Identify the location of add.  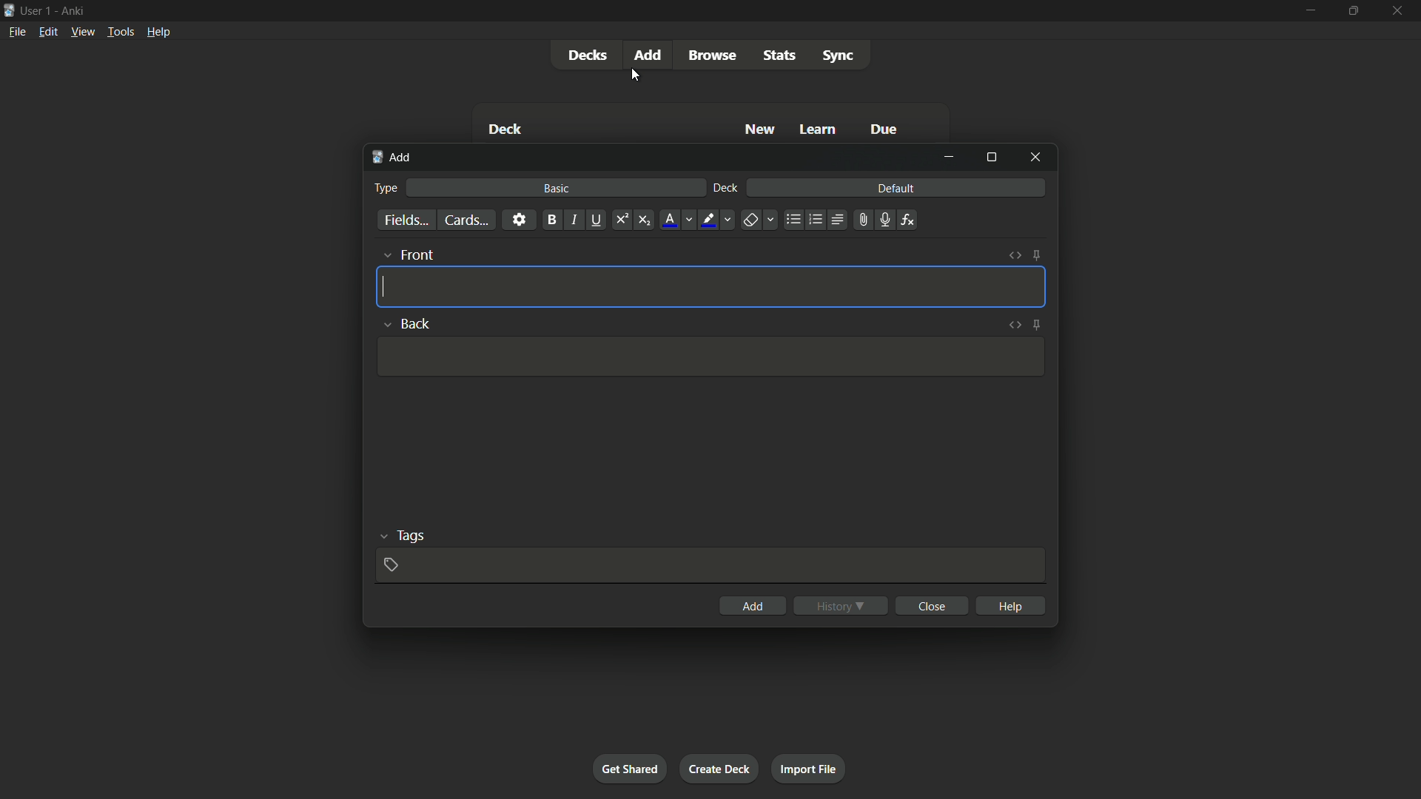
(651, 54).